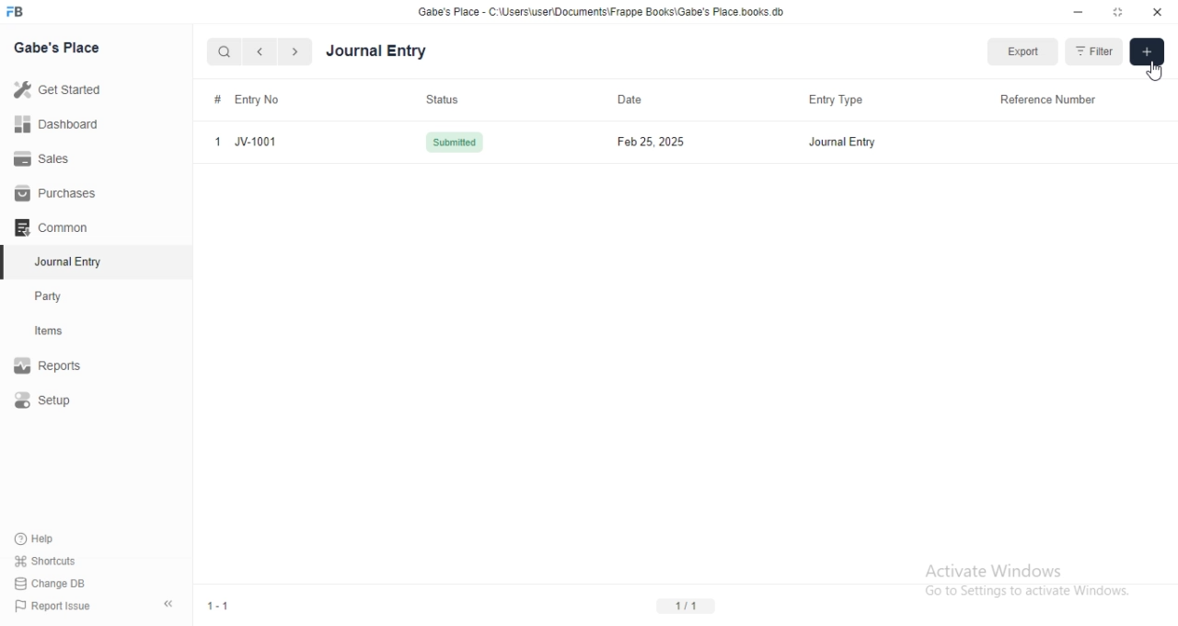 Image resolution: width=1178 pixels, height=626 pixels. What do you see at coordinates (295, 52) in the screenshot?
I see `navigate forward` at bounding box center [295, 52].